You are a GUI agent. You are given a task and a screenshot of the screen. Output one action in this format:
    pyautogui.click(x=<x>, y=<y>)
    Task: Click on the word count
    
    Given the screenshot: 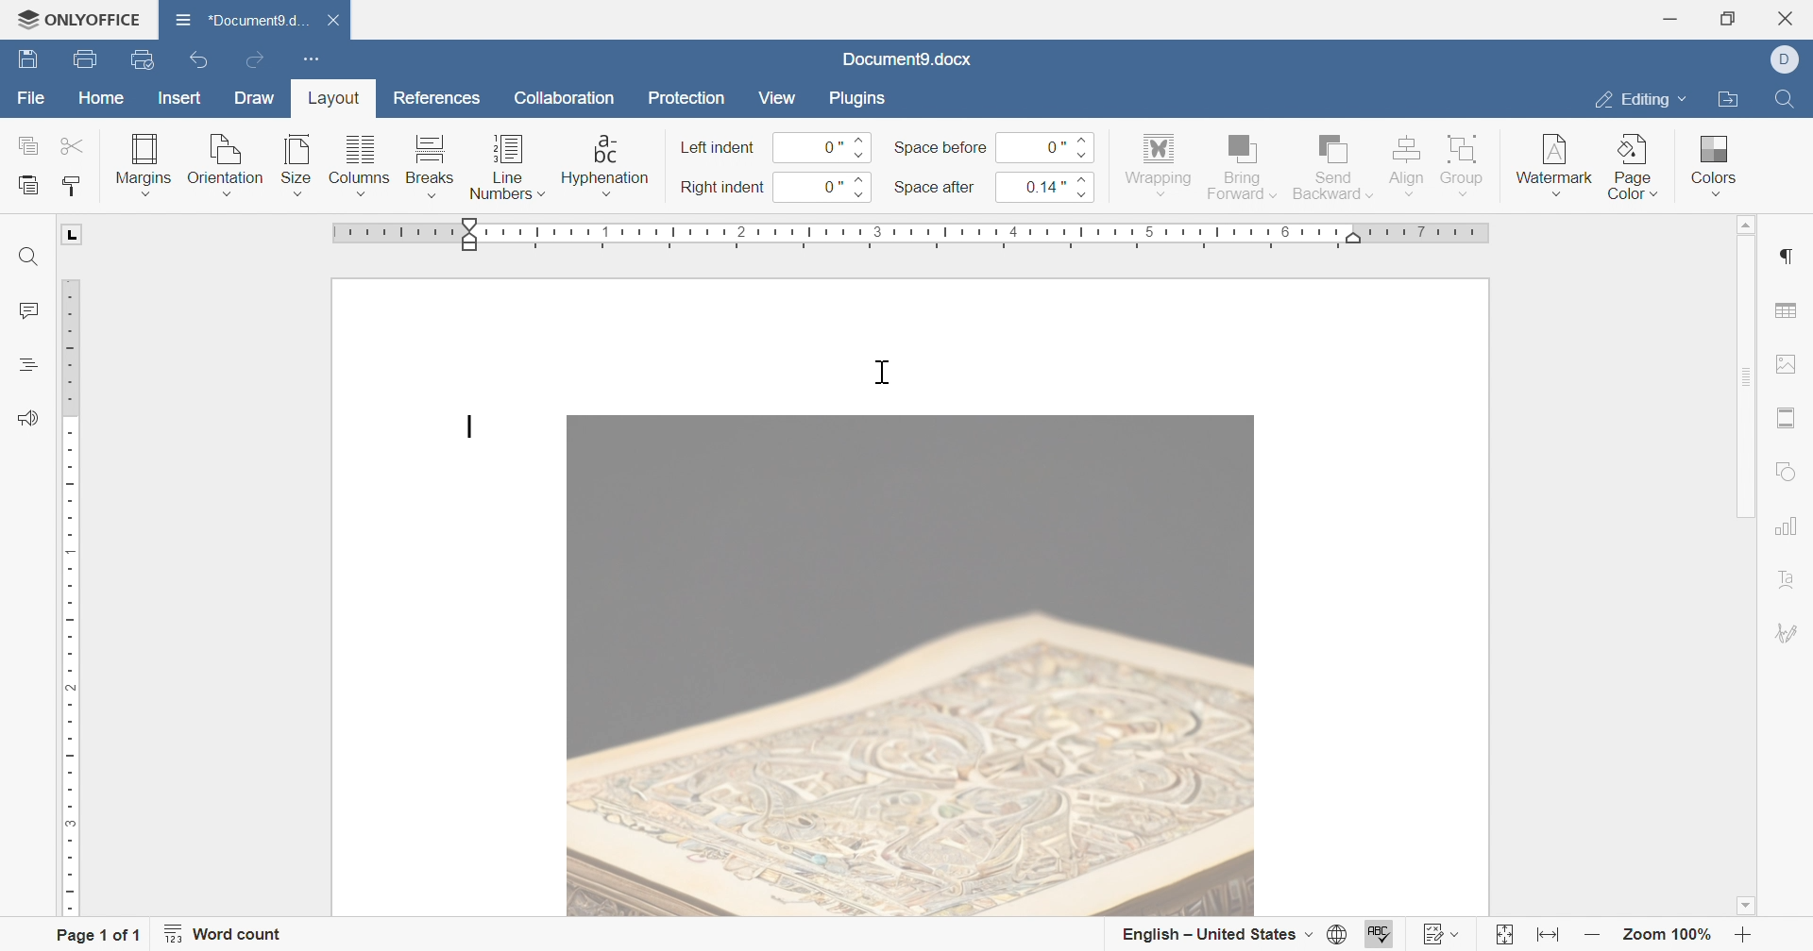 What is the action you would take?
    pyautogui.click(x=224, y=934)
    